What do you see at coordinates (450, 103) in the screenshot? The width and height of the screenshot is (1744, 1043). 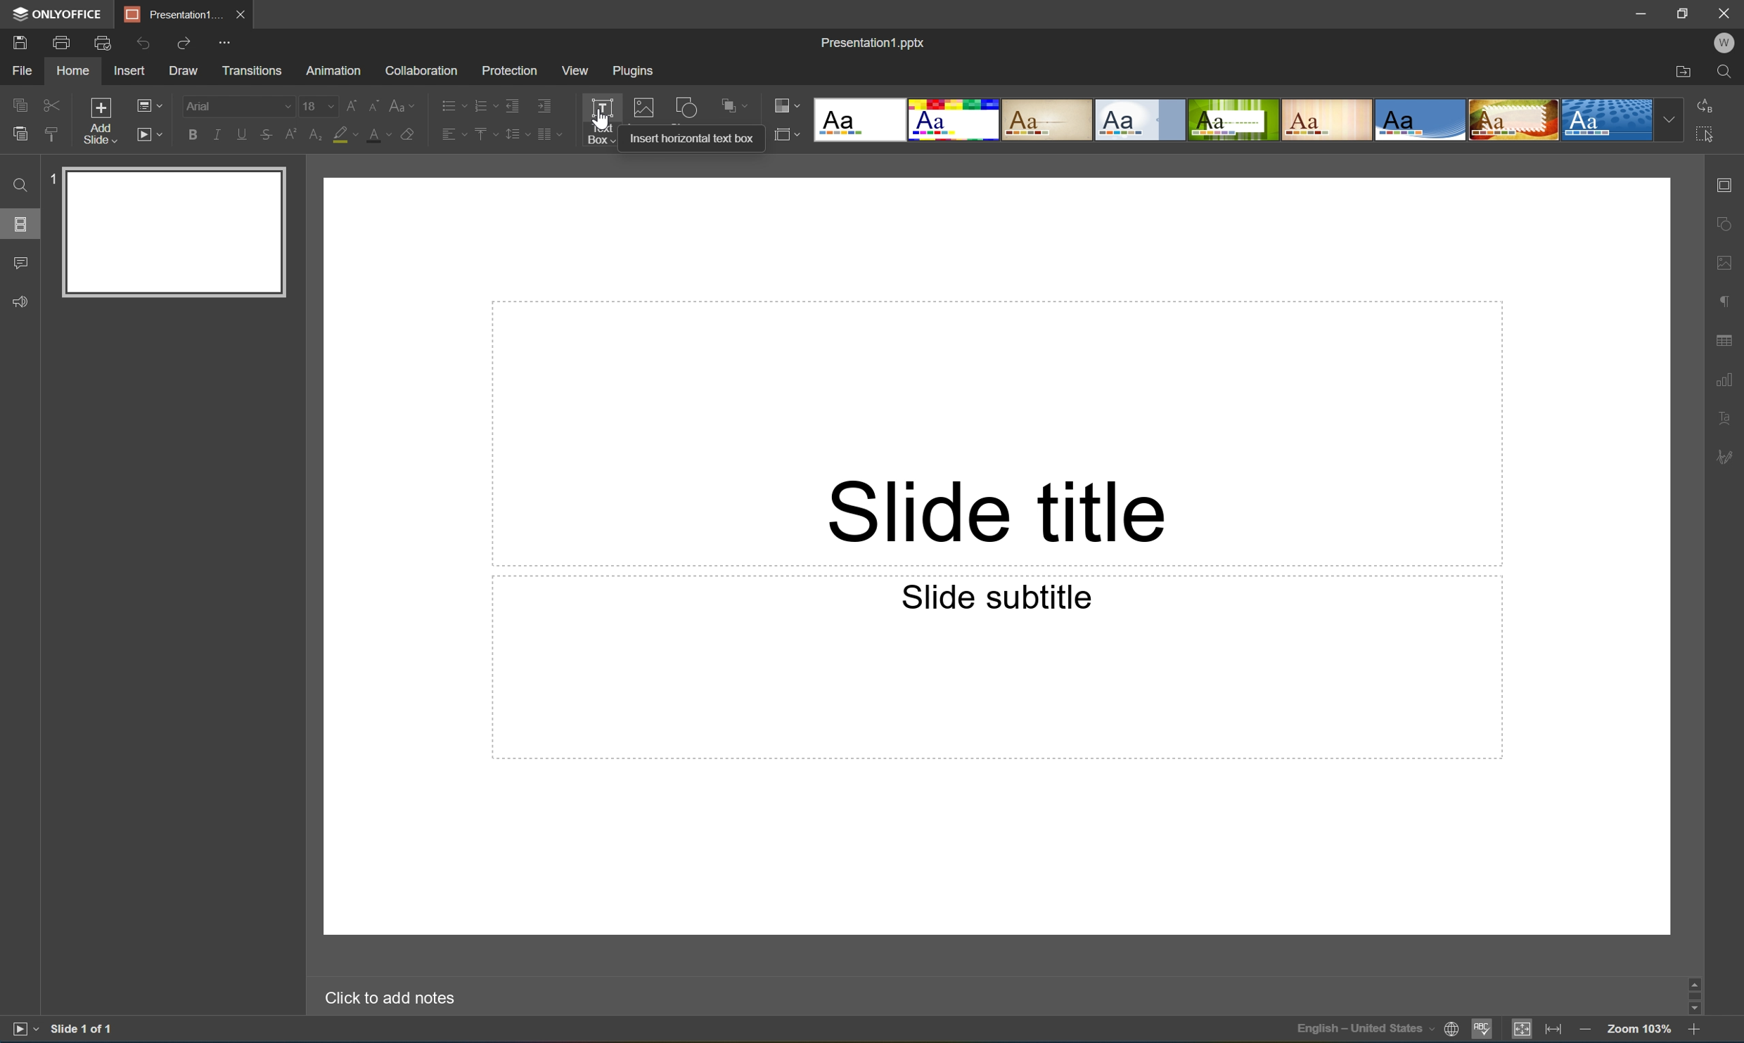 I see `Bullets` at bounding box center [450, 103].